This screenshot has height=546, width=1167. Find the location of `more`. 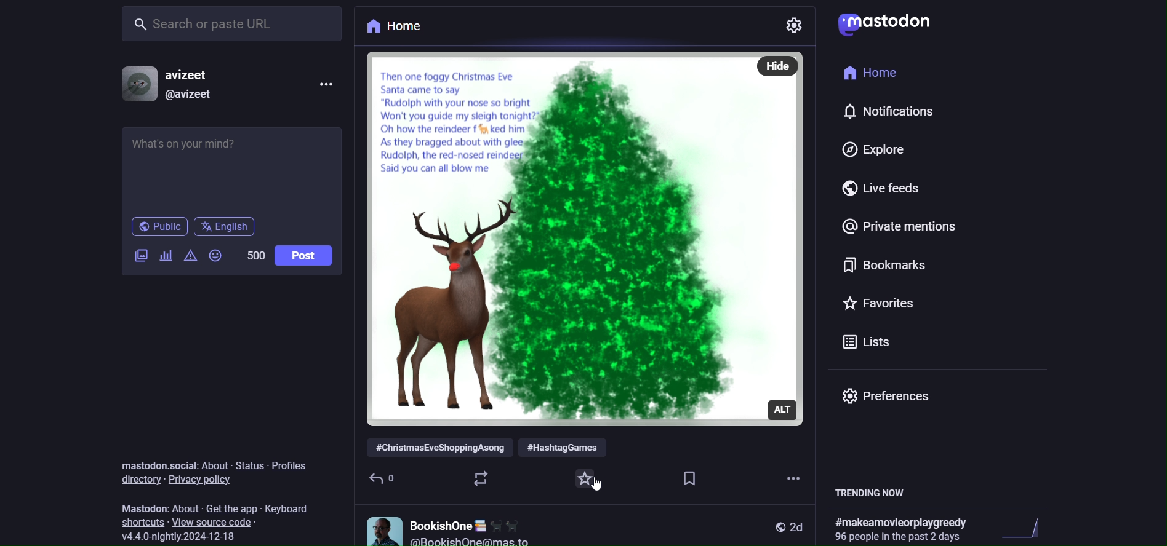

more is located at coordinates (790, 471).